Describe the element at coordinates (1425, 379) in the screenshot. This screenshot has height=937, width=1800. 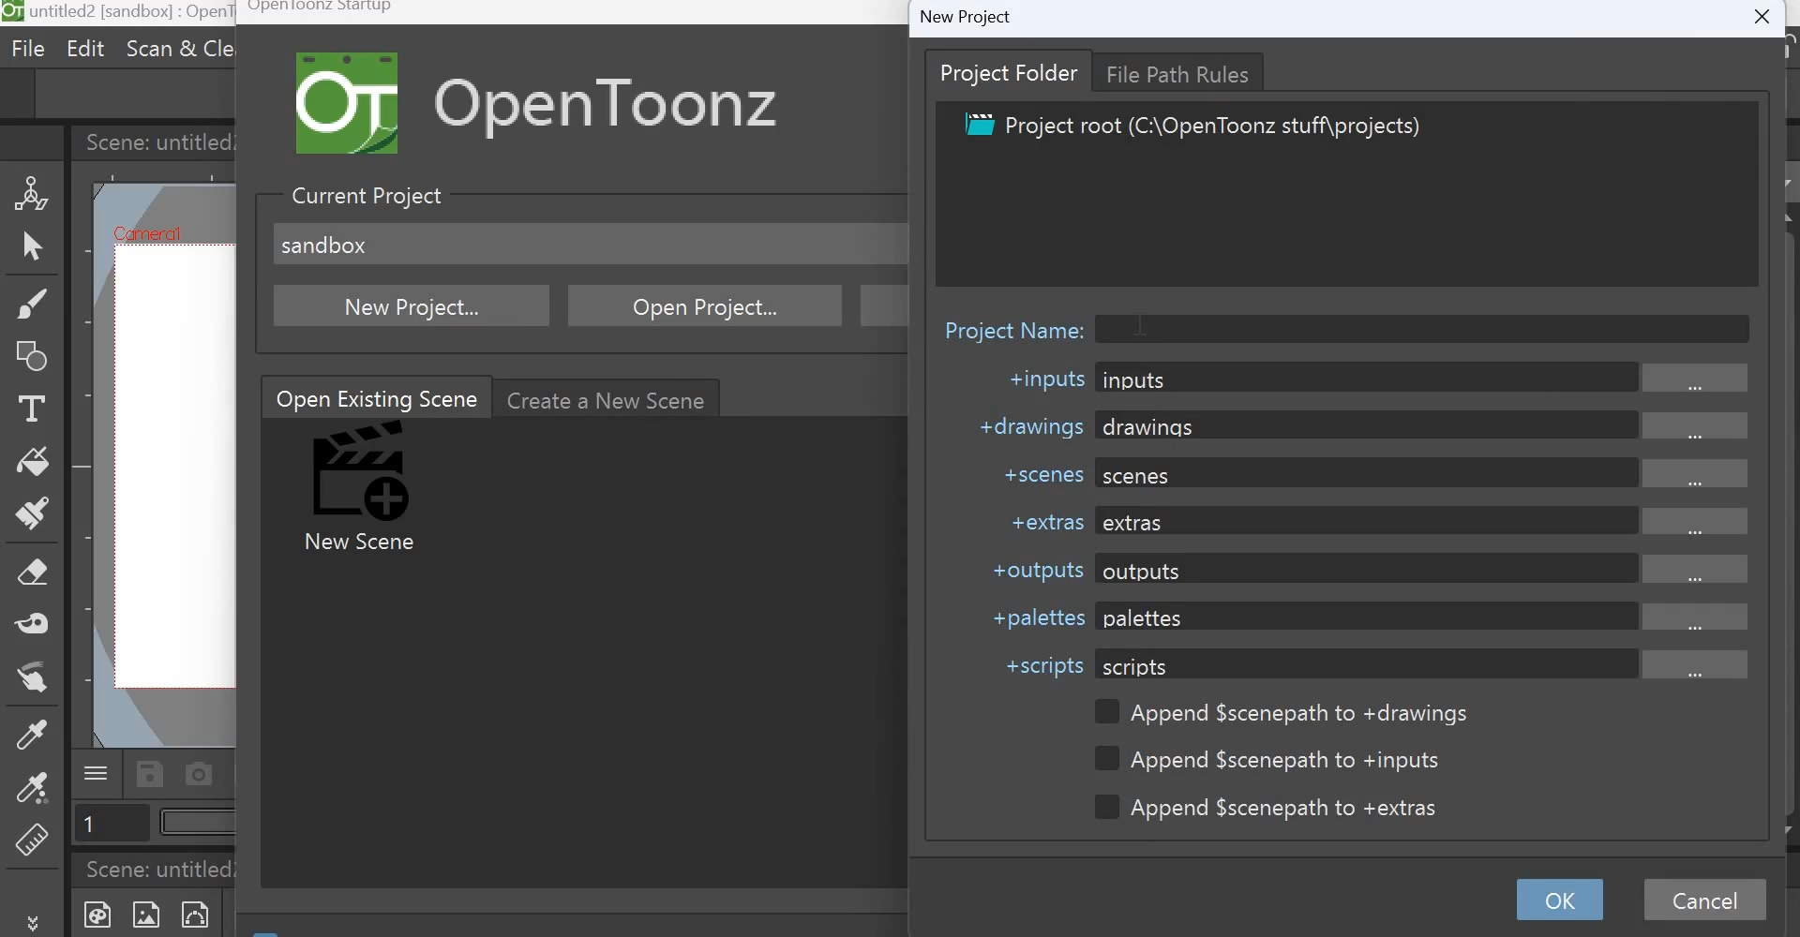
I see `inputs` at that location.